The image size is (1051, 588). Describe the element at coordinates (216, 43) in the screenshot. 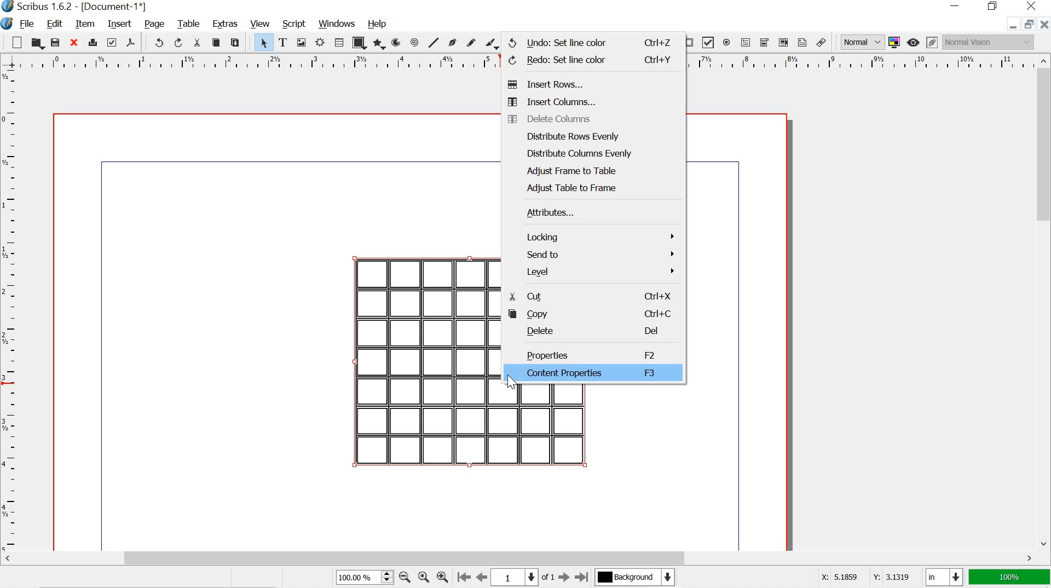

I see `copy` at that location.